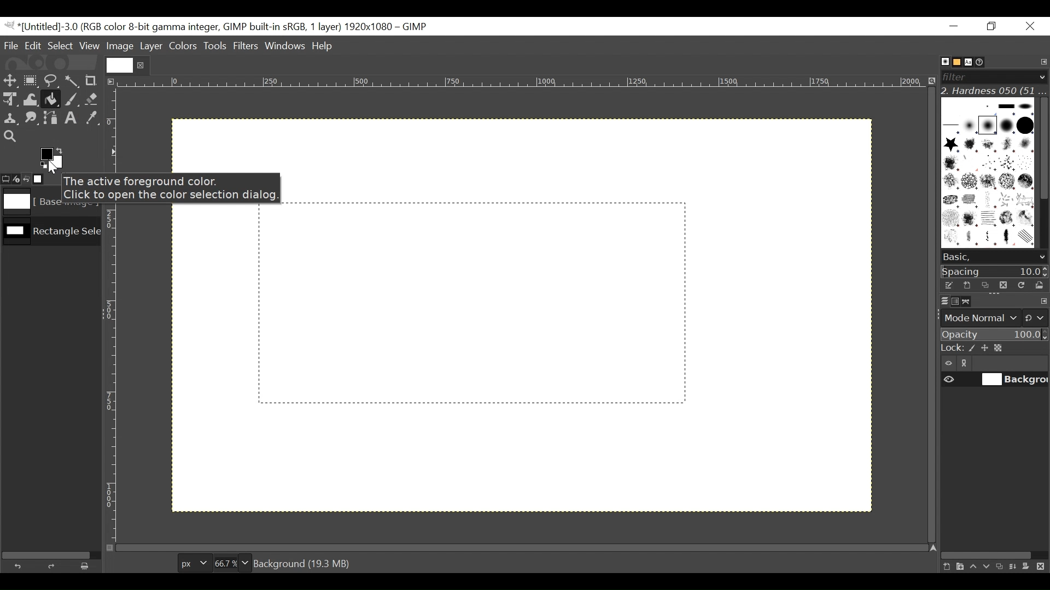 This screenshot has height=590, width=1050. What do you see at coordinates (995, 271) in the screenshot?
I see `Spacing` at bounding box center [995, 271].